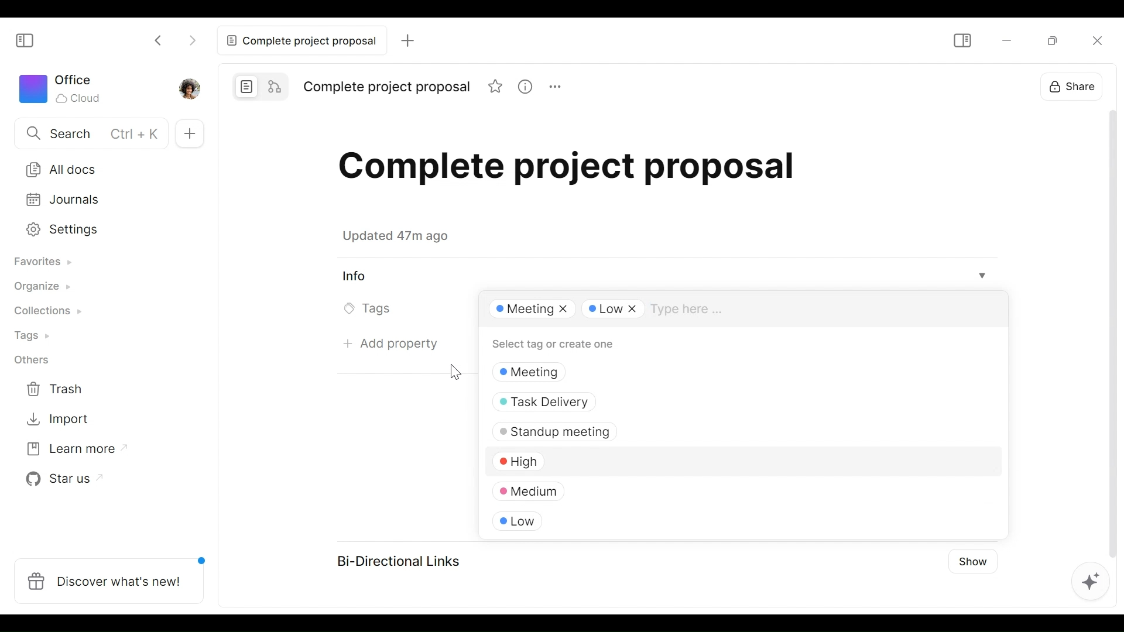 The width and height of the screenshot is (1124, 632). I want to click on Low, so click(565, 519).